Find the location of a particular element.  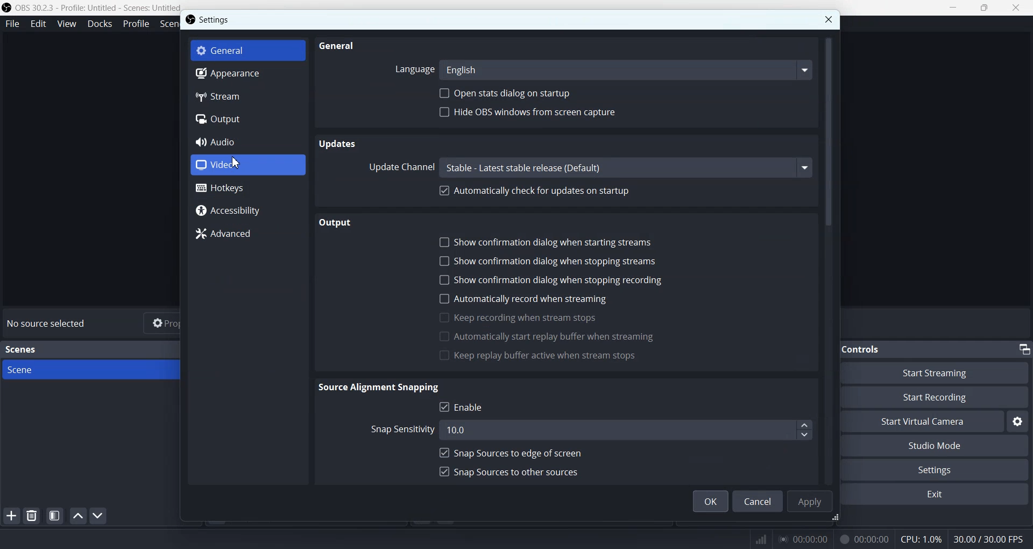

Automatically record when streaming is located at coordinates (533, 299).